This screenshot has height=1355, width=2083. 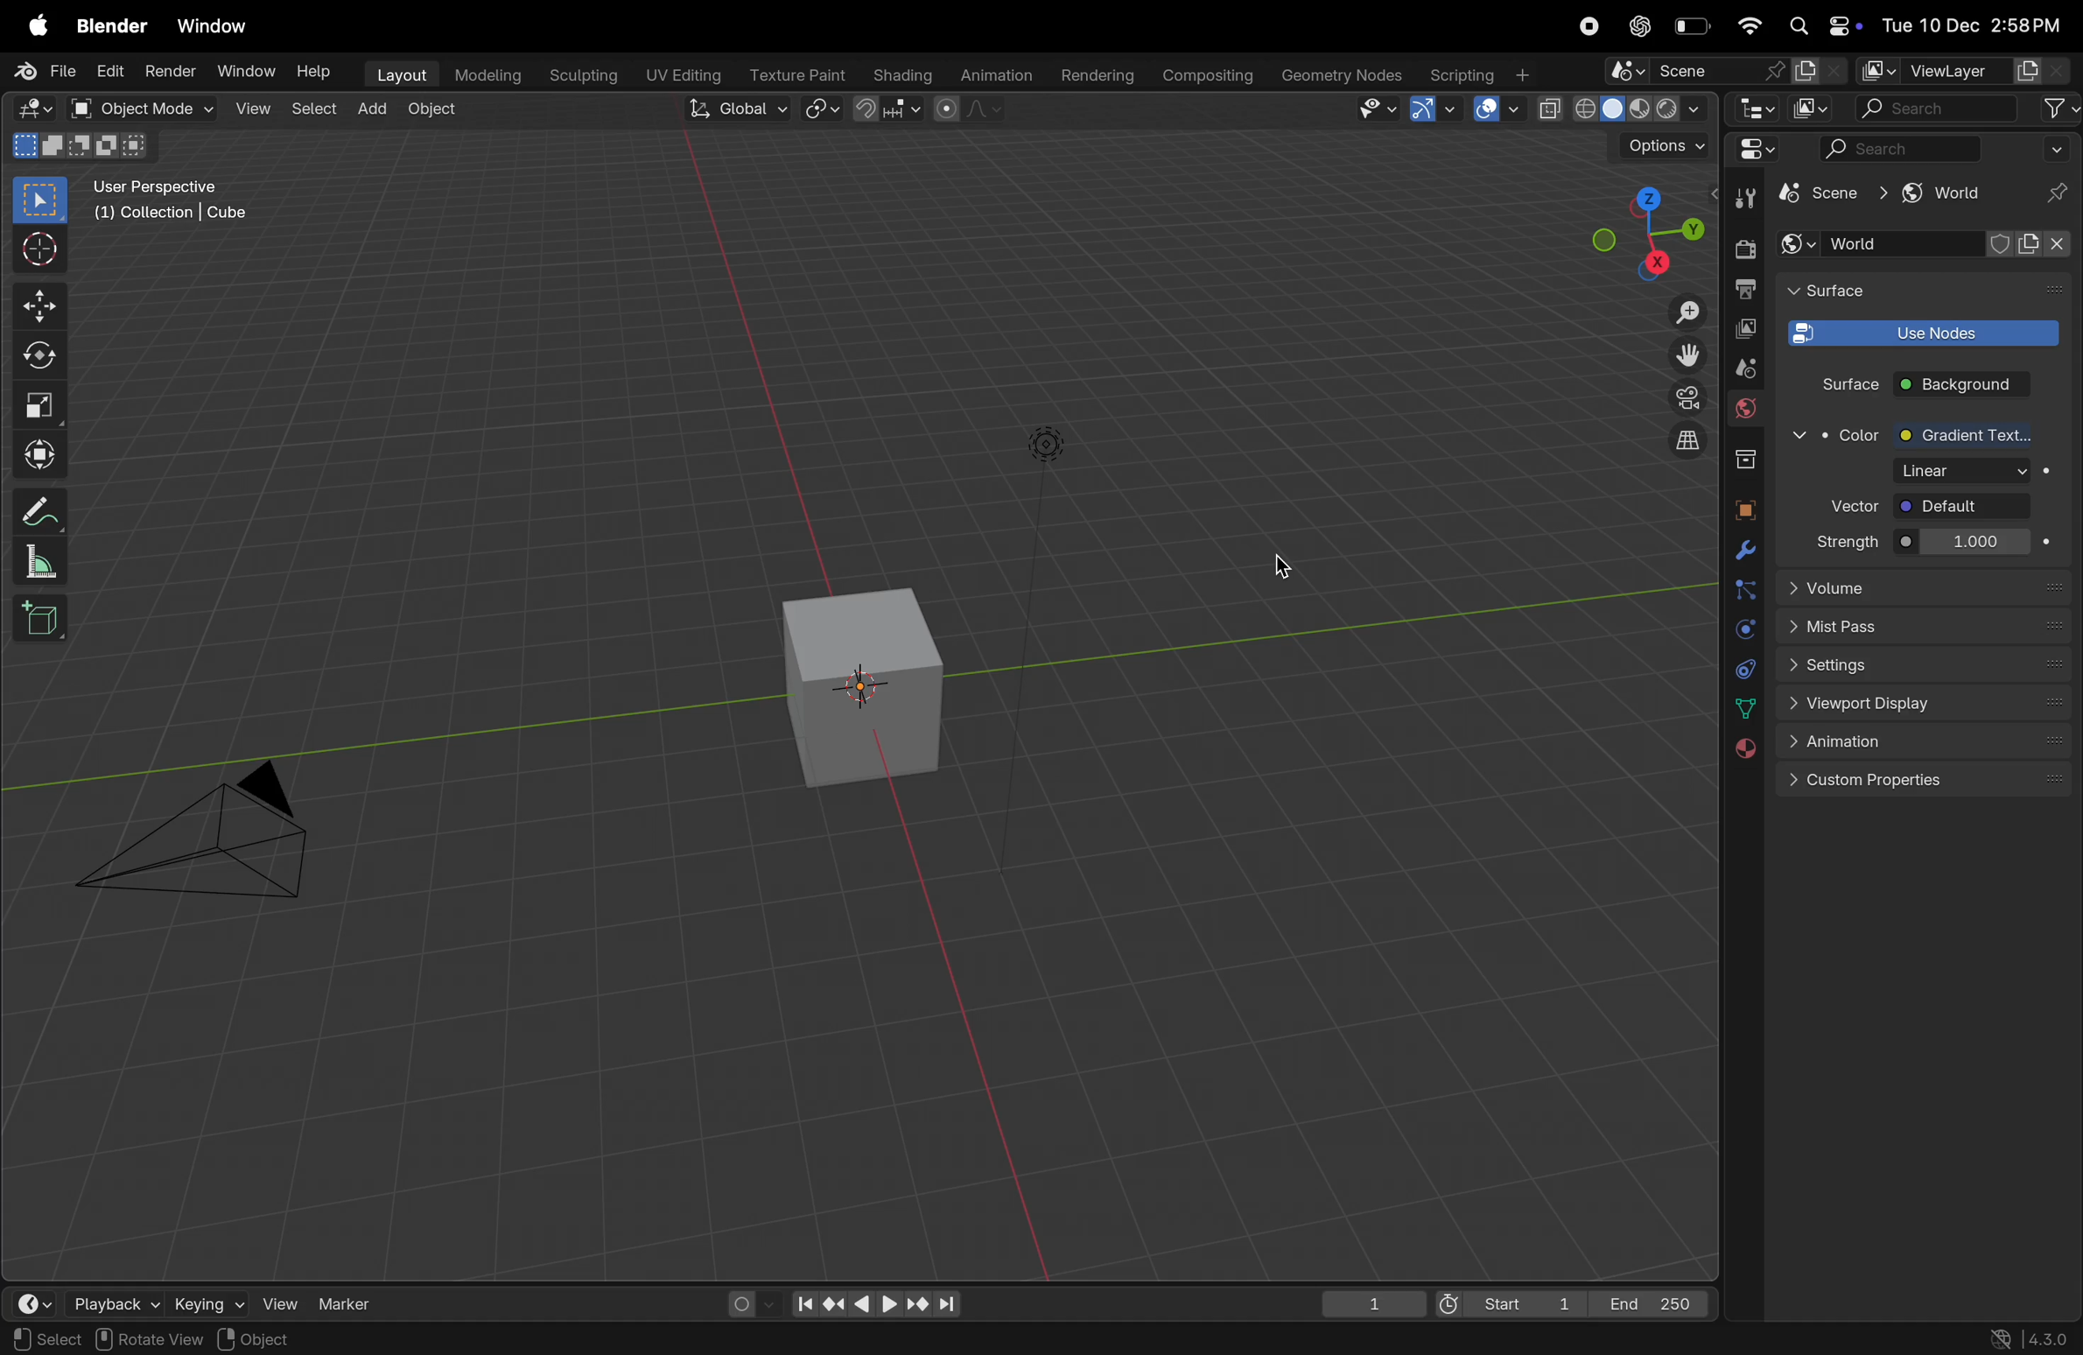 What do you see at coordinates (1903, 149) in the screenshot?
I see `search` at bounding box center [1903, 149].